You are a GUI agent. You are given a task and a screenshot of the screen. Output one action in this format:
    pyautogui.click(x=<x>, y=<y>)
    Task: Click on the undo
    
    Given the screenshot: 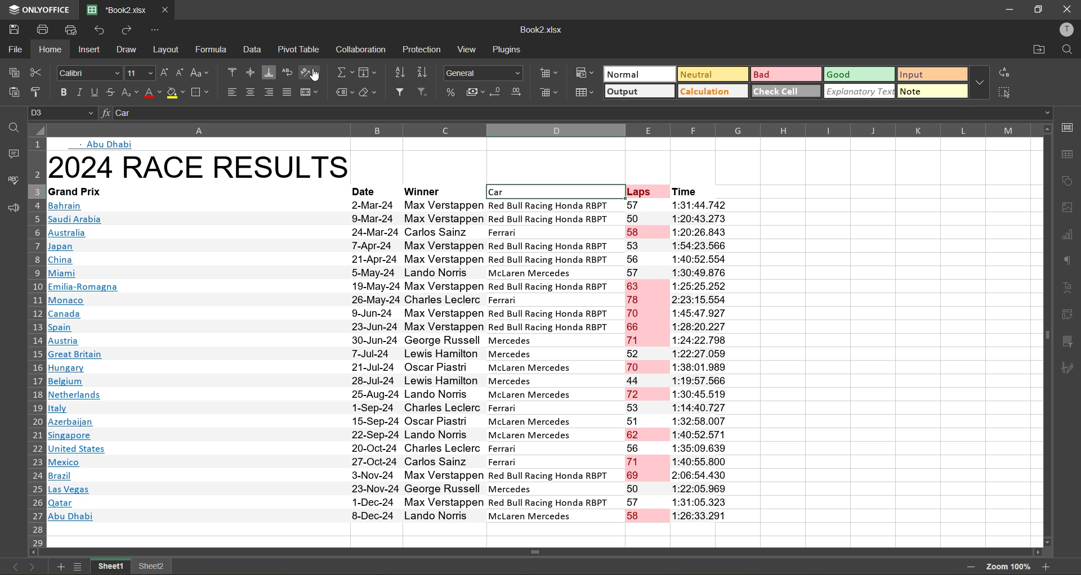 What is the action you would take?
    pyautogui.click(x=102, y=28)
    